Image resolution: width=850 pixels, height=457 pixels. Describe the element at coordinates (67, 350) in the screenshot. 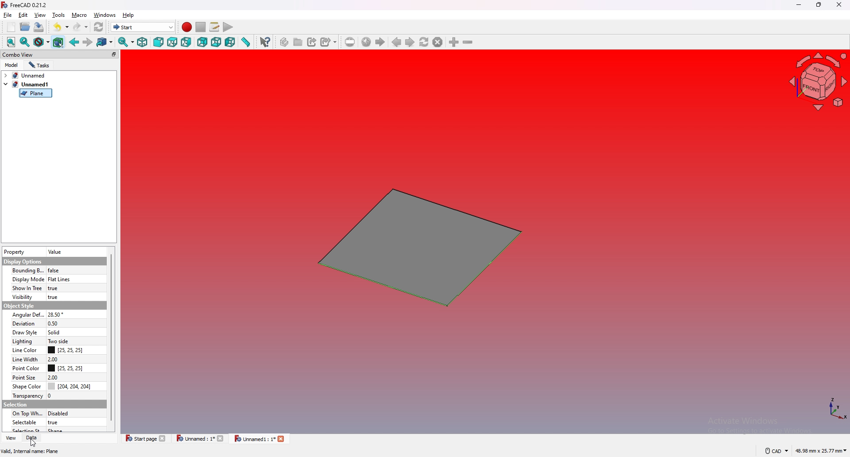

I see `[25, 25, 25]` at that location.